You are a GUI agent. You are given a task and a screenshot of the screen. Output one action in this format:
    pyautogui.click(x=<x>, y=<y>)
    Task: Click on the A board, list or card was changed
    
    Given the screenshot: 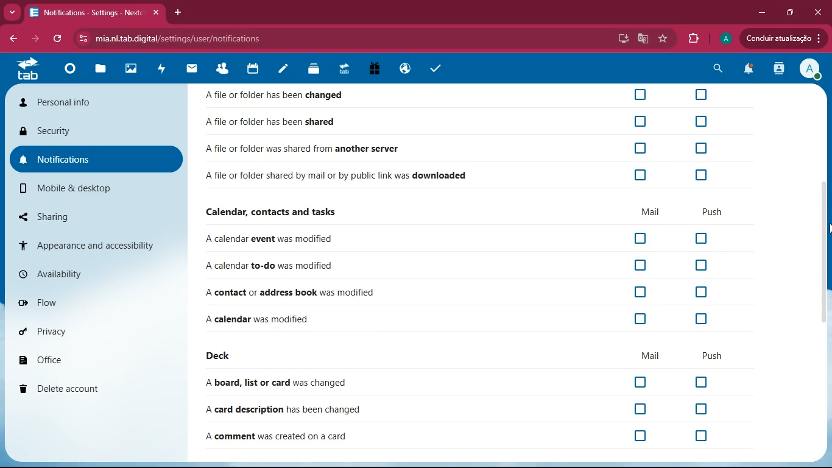 What is the action you would take?
    pyautogui.click(x=276, y=383)
    